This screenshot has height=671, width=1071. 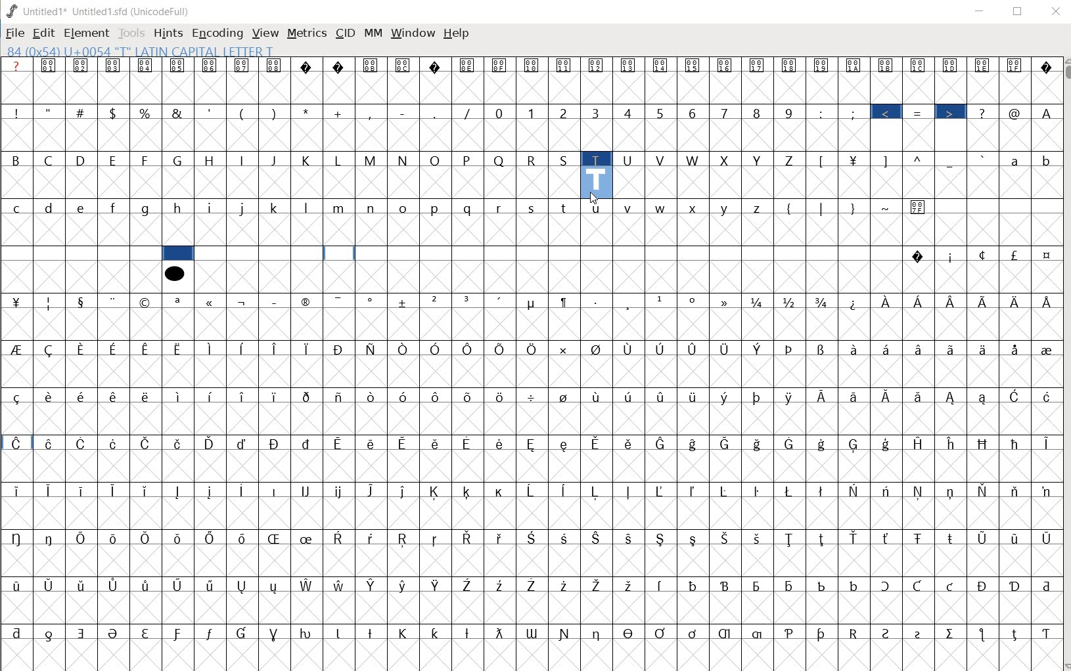 I want to click on 9, so click(x=788, y=113).